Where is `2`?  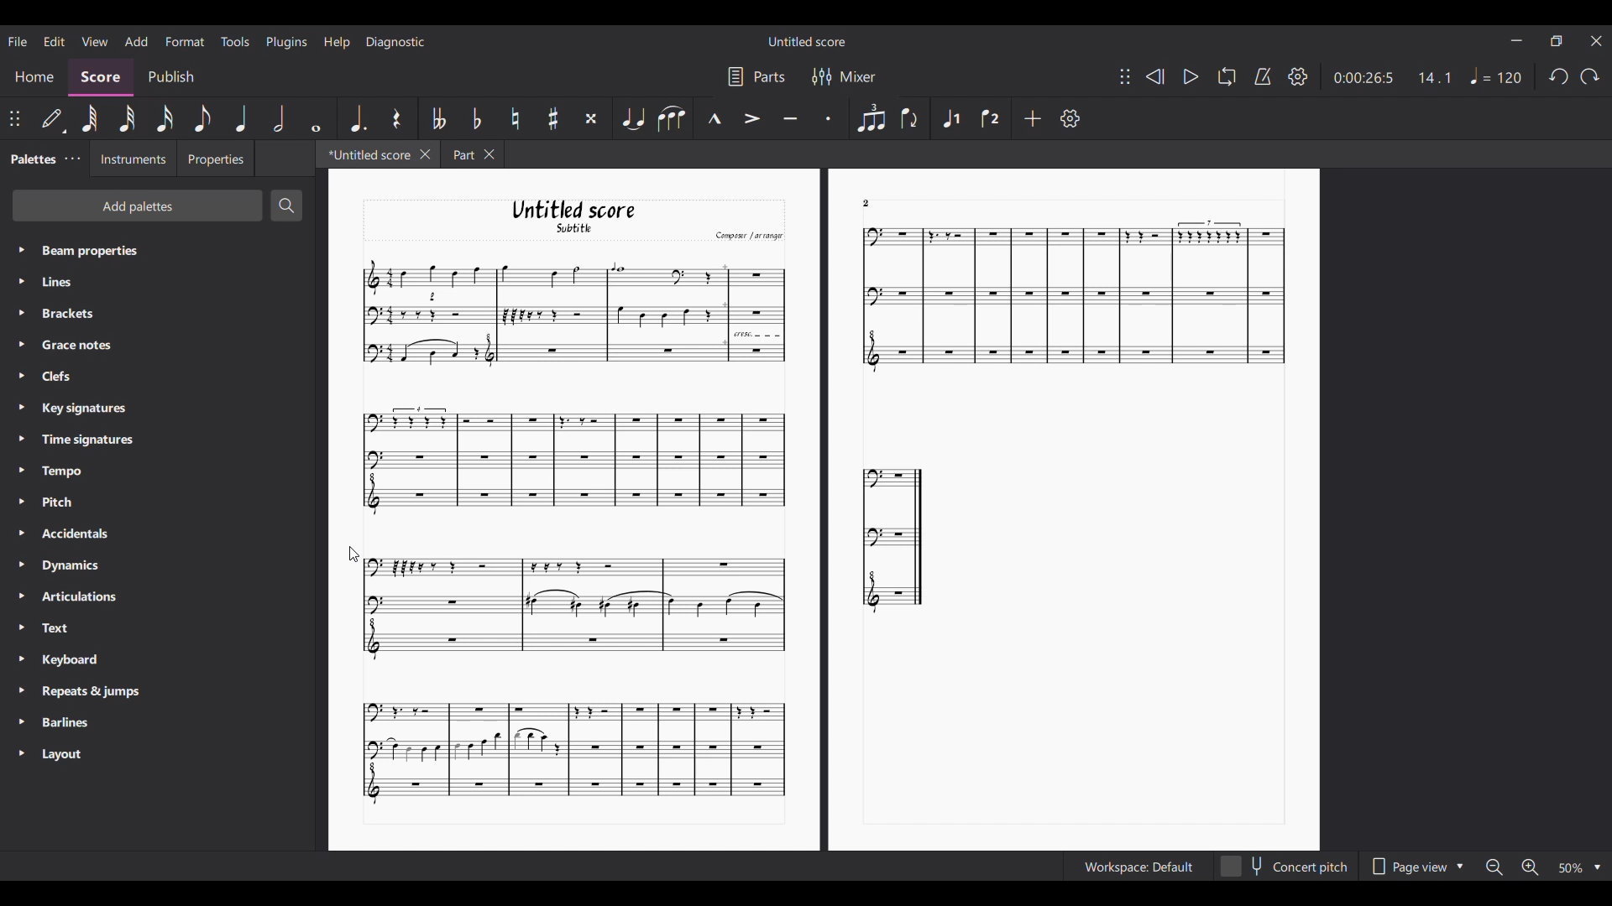 2 is located at coordinates (866, 202).